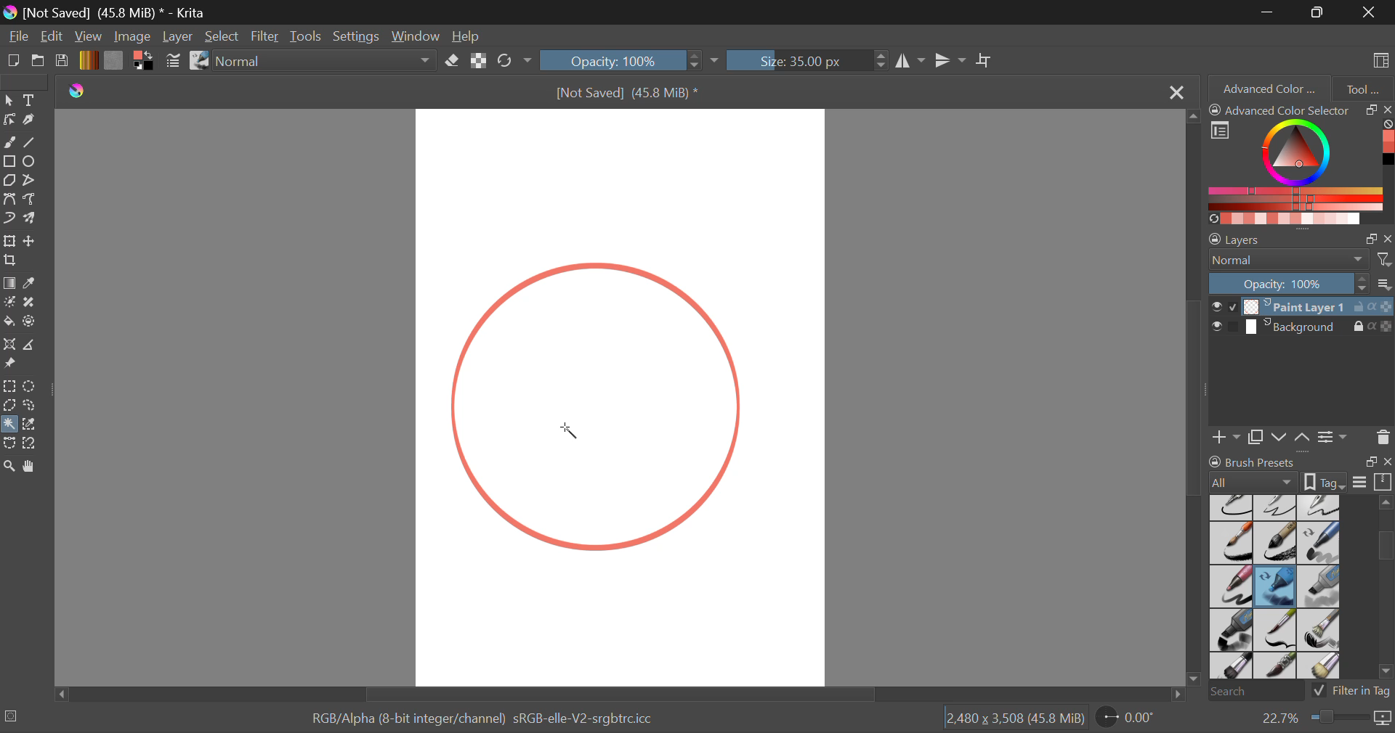  I want to click on Magnetic Curve Selection, so click(35, 443).